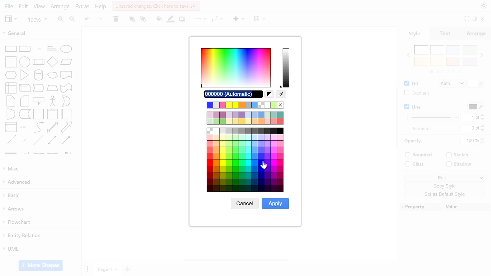 The height and width of the screenshot is (276, 491). Describe the element at coordinates (156, 6) in the screenshot. I see `unsaved changes. Click here to save` at that location.